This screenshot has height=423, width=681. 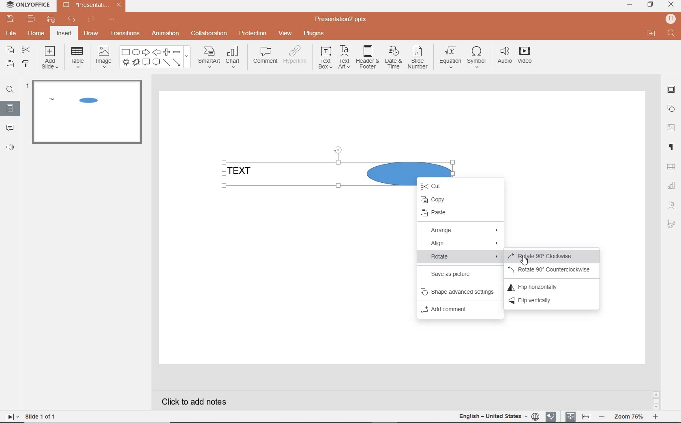 What do you see at coordinates (111, 19) in the screenshot?
I see `customize quick access toolbar` at bounding box center [111, 19].